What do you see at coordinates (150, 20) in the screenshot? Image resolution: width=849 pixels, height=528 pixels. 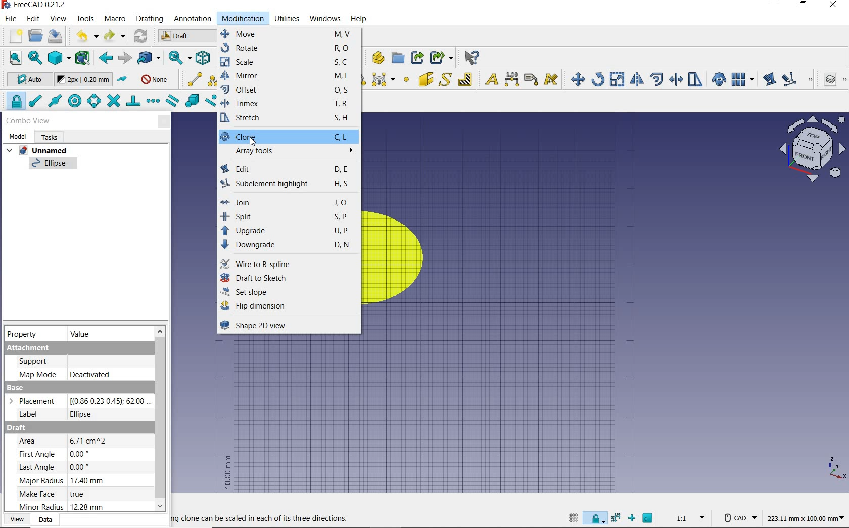 I see `drafting` at bounding box center [150, 20].